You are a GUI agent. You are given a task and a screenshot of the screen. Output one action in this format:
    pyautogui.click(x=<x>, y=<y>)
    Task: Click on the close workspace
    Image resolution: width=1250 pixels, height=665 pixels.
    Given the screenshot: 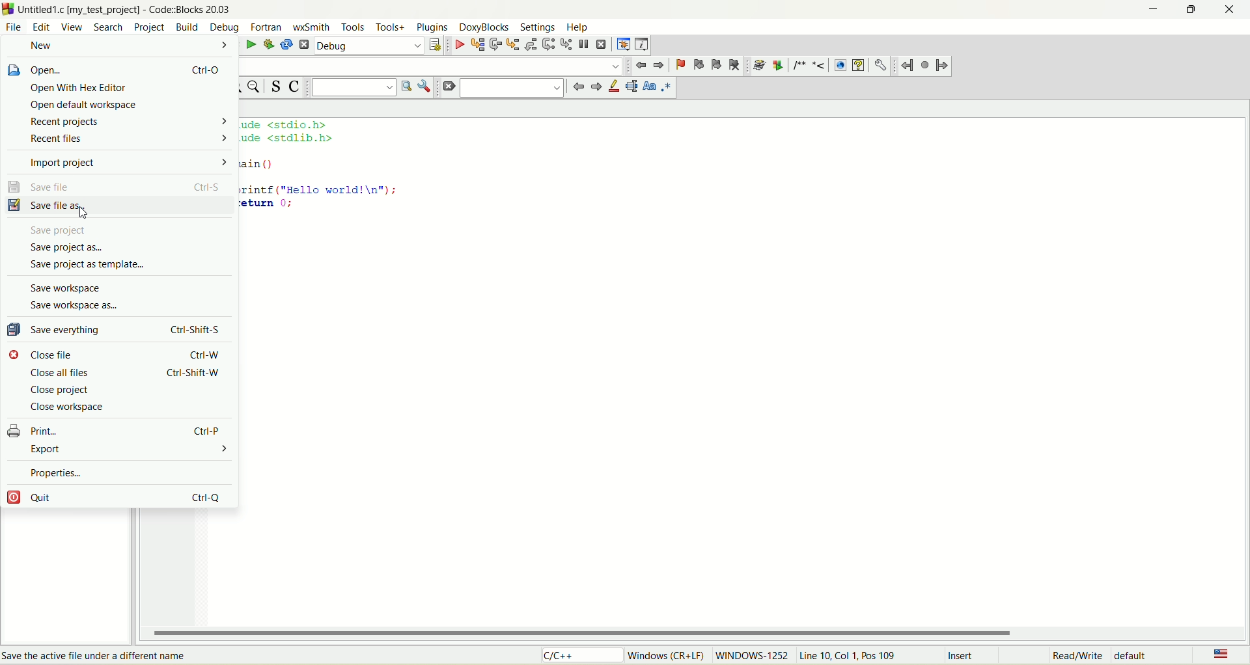 What is the action you would take?
    pyautogui.click(x=68, y=409)
    